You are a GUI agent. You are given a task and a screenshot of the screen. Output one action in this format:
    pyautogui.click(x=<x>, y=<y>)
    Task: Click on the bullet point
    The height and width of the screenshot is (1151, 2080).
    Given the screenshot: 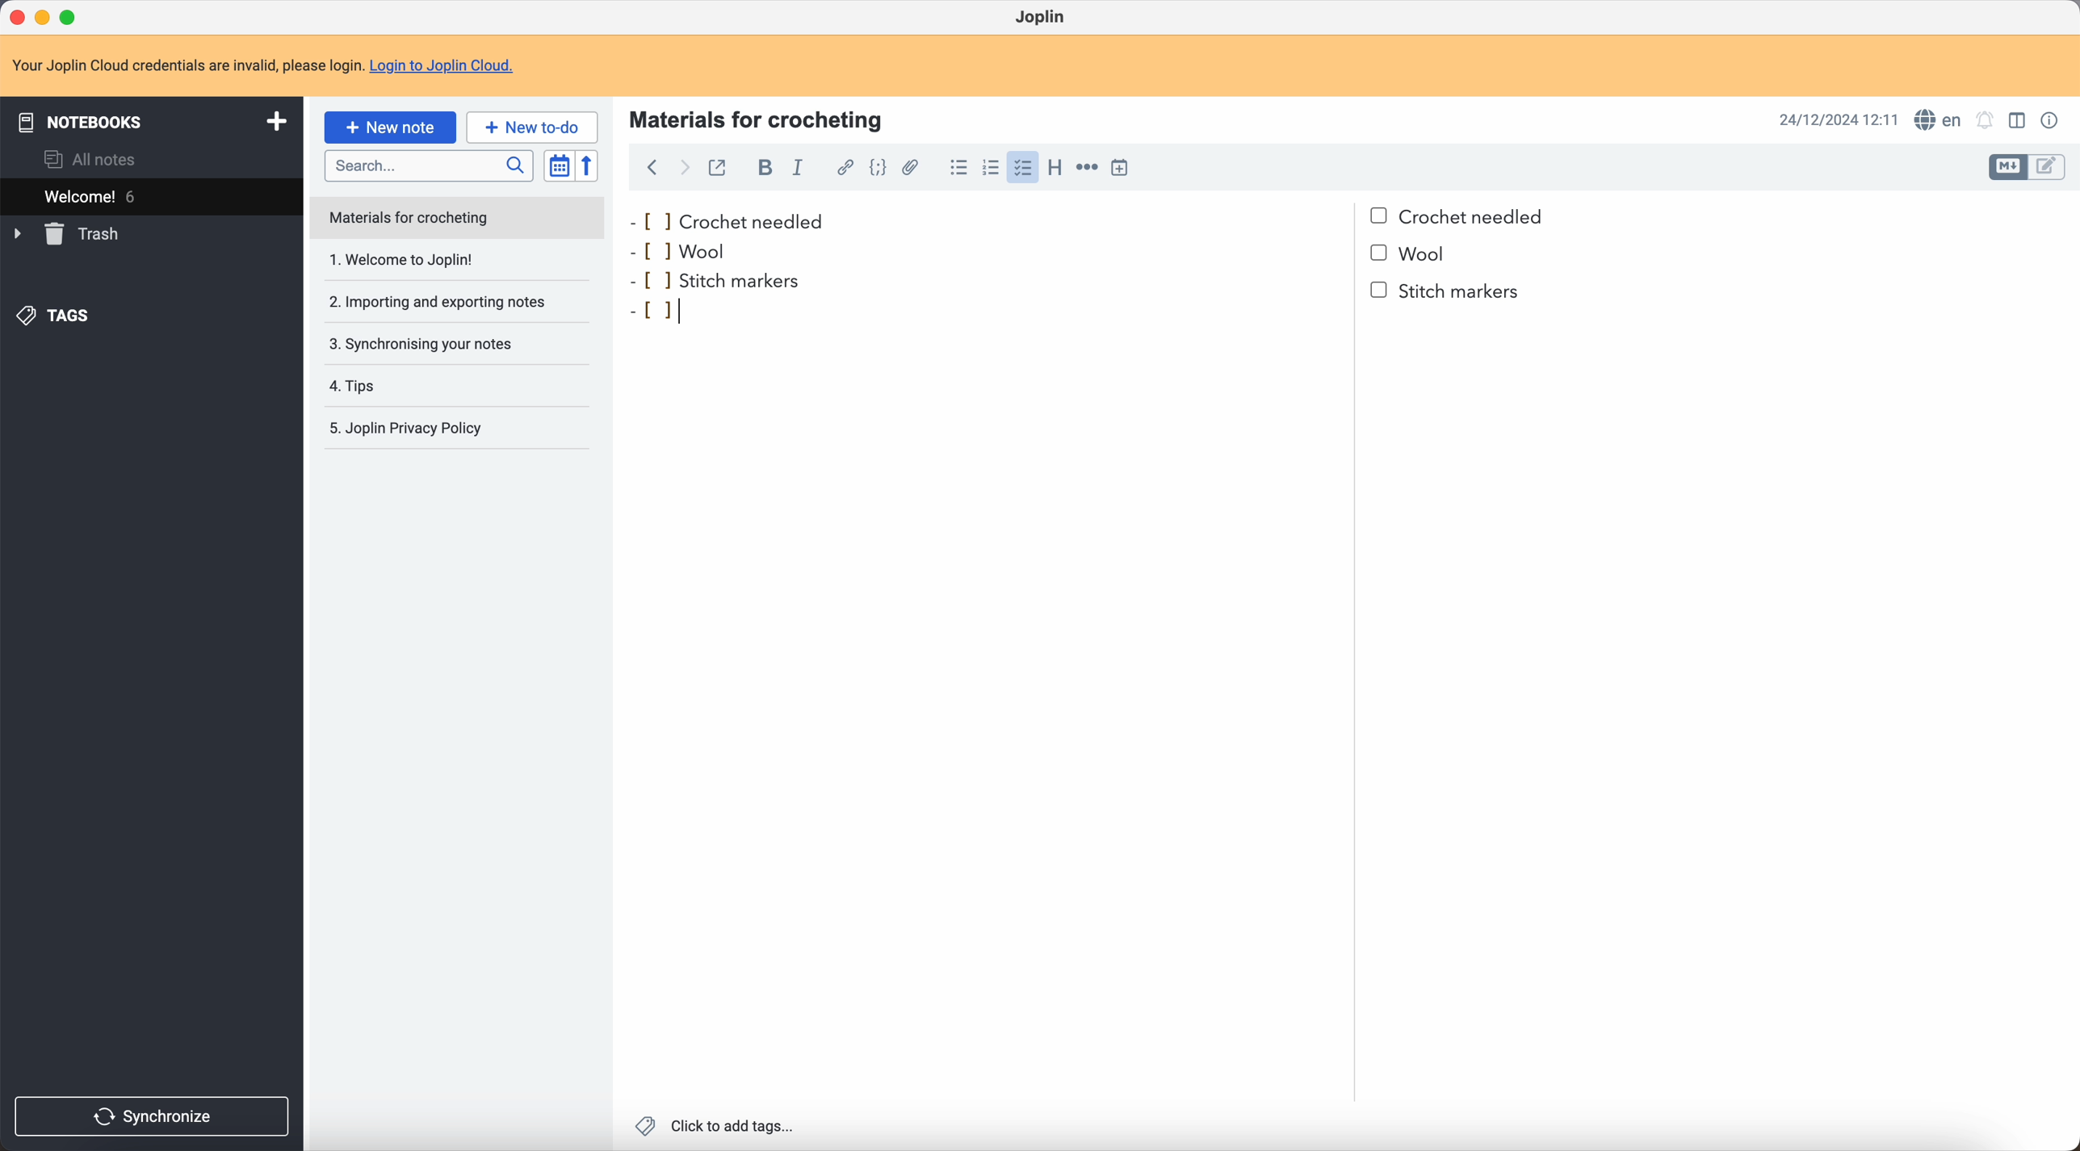 What is the action you would take?
    pyautogui.click(x=1415, y=251)
    